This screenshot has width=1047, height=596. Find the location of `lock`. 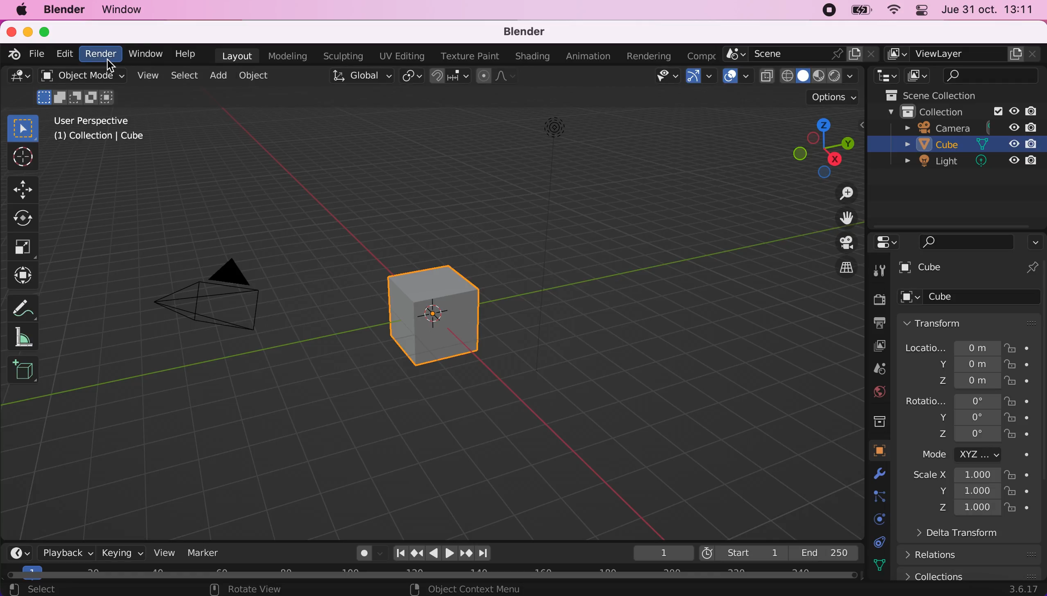

lock is located at coordinates (1019, 510).